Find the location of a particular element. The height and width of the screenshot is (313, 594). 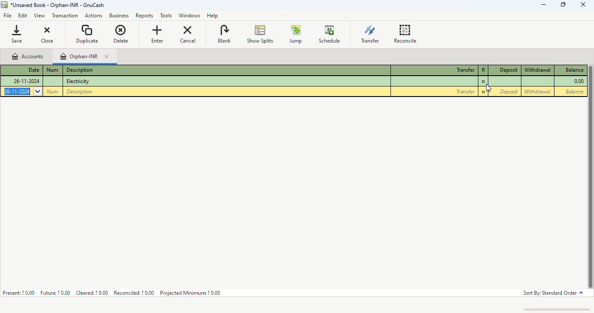

reports is located at coordinates (146, 16).